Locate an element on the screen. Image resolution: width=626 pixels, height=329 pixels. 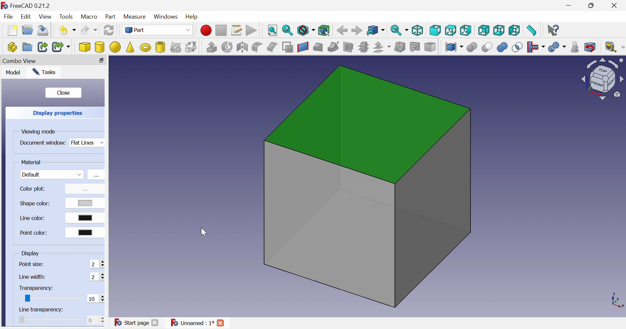
Close is located at coordinates (65, 92).